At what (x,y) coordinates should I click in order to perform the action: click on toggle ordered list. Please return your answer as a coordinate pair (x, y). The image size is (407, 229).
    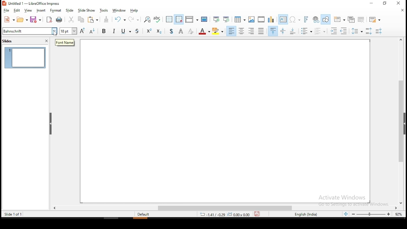
    Looking at the image, I should click on (379, 31).